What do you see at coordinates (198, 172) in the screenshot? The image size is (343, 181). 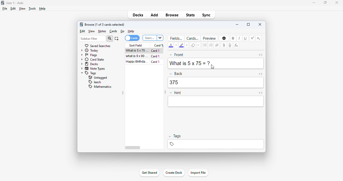 I see `import file` at bounding box center [198, 172].